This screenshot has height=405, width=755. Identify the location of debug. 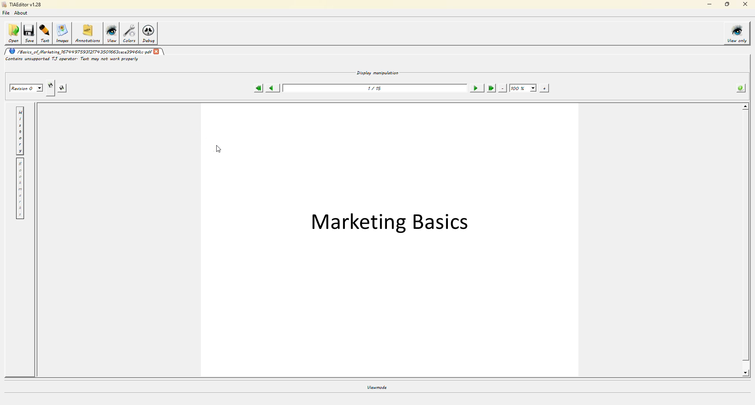
(149, 34).